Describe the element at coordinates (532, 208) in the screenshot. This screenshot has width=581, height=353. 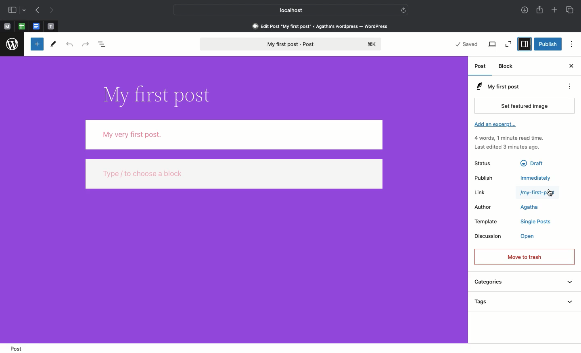
I see `Agatha` at that location.